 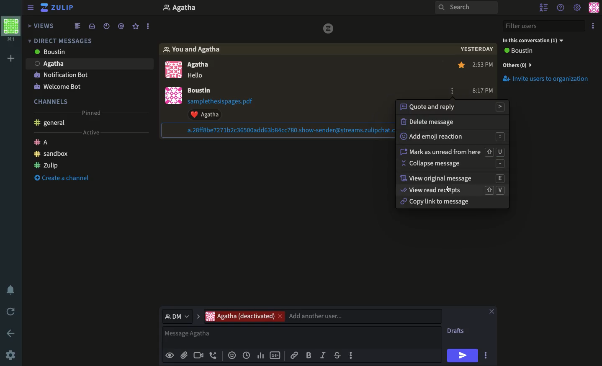 What do you see at coordinates (209, 114) in the screenshot?
I see `Reaction` at bounding box center [209, 114].